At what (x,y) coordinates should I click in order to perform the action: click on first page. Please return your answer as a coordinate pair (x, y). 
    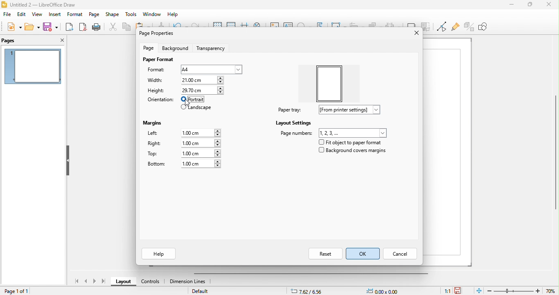
    Looking at the image, I should click on (75, 280).